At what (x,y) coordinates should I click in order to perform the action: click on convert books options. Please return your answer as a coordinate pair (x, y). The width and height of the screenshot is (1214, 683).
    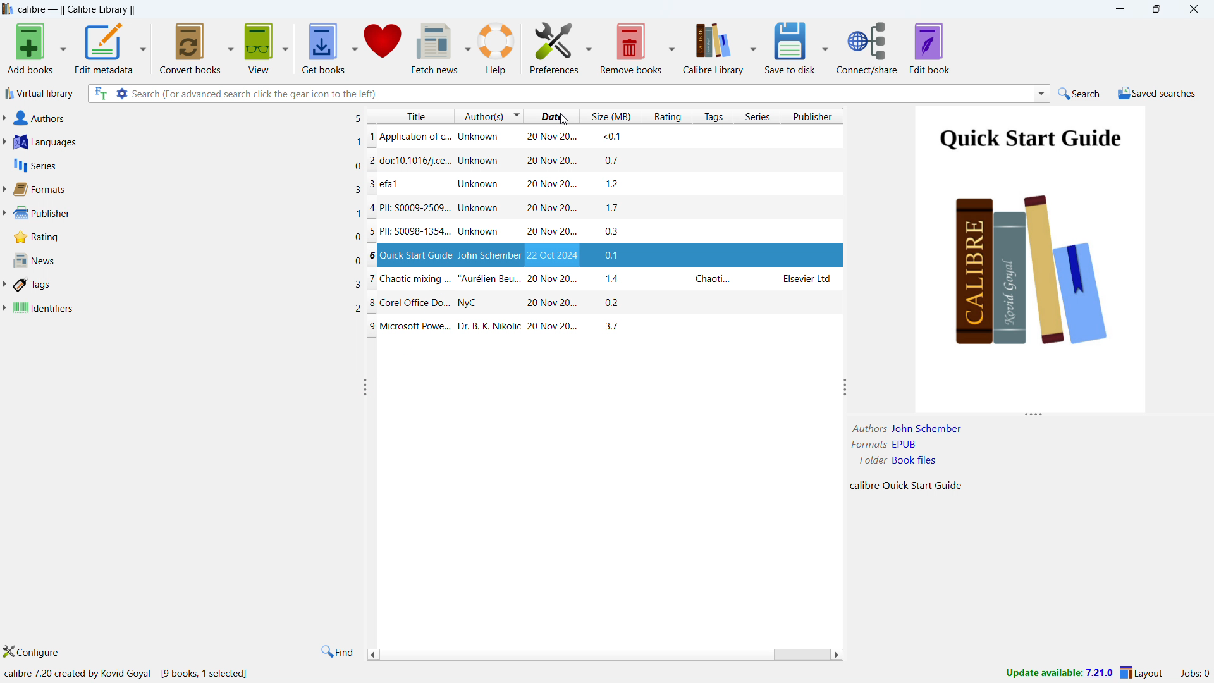
    Looking at the image, I should click on (231, 47).